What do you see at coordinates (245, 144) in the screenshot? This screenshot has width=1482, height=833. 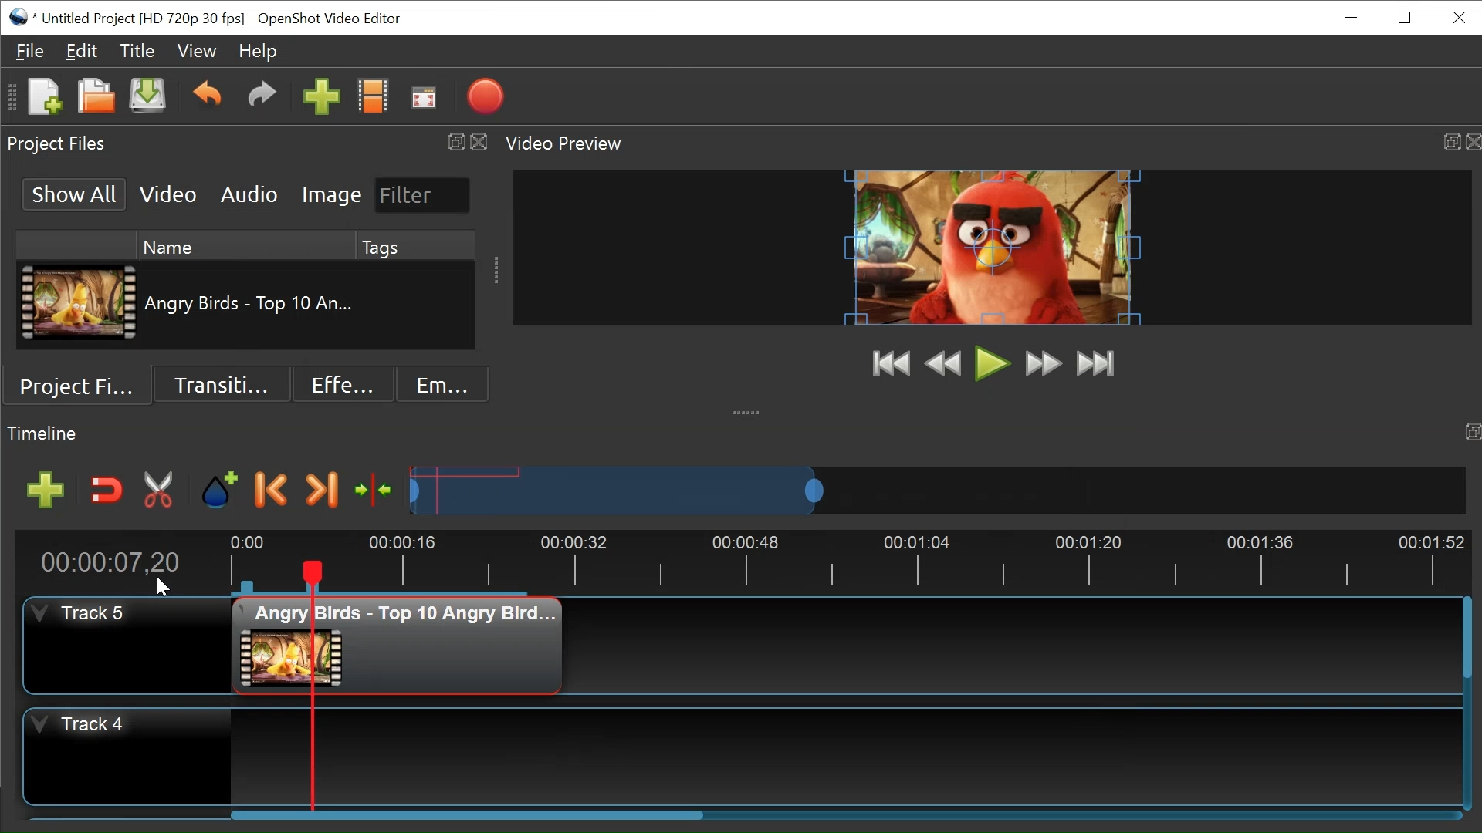 I see `Project Files` at bounding box center [245, 144].